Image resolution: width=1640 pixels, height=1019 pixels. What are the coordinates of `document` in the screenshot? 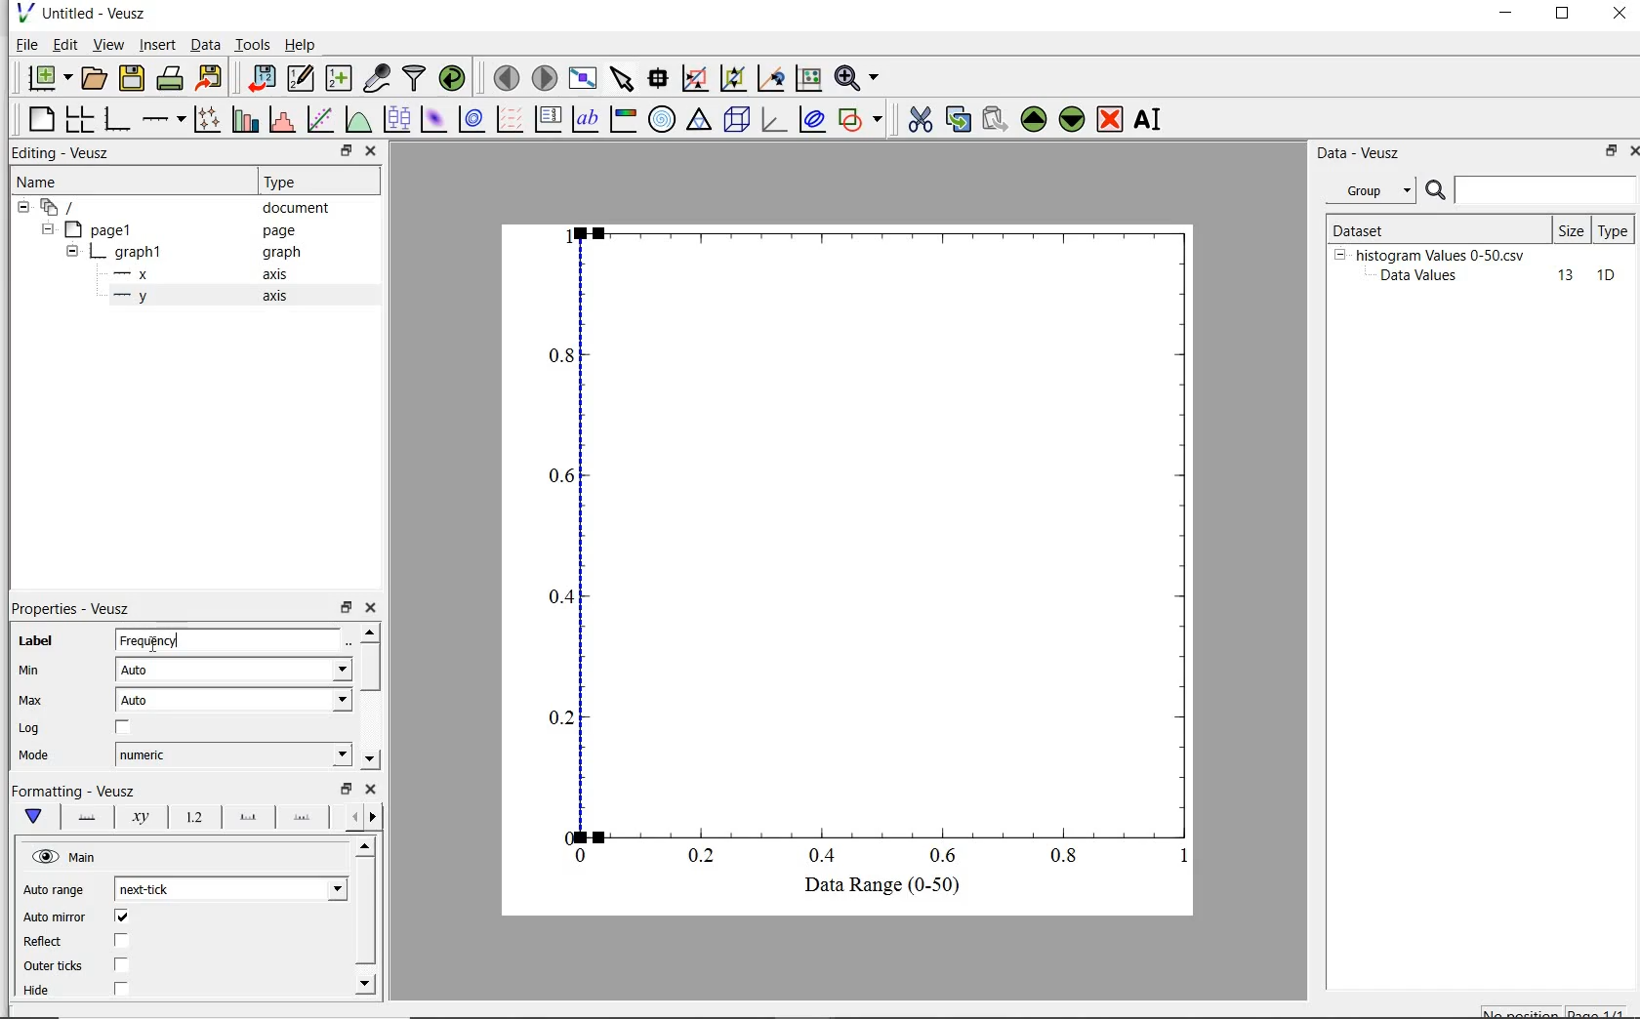 It's located at (297, 210).